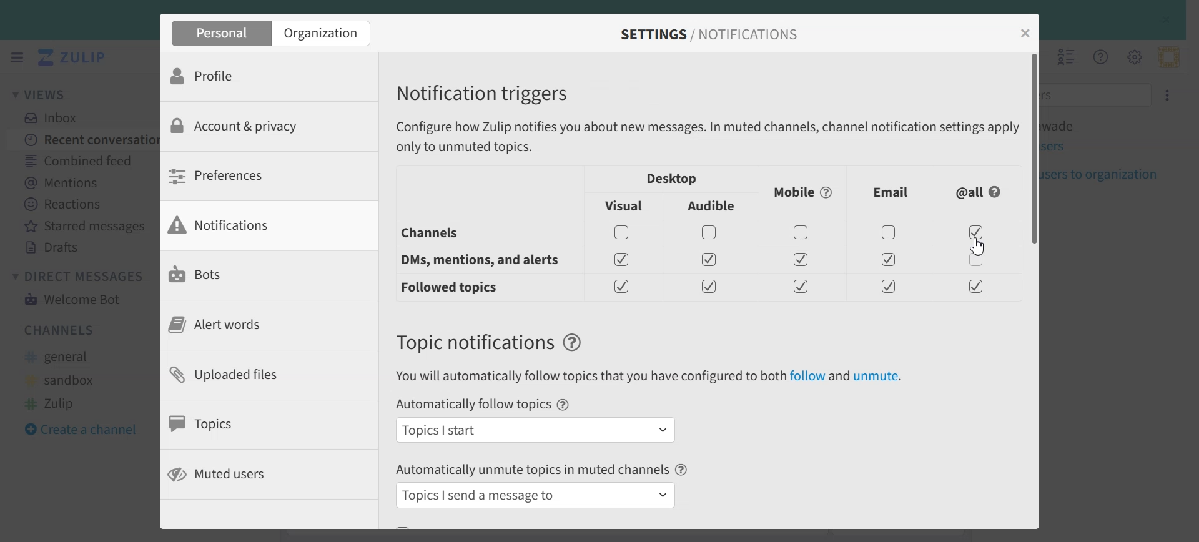 The height and width of the screenshot is (542, 1199). What do you see at coordinates (472, 405) in the screenshot?
I see `Automatically follow topics` at bounding box center [472, 405].